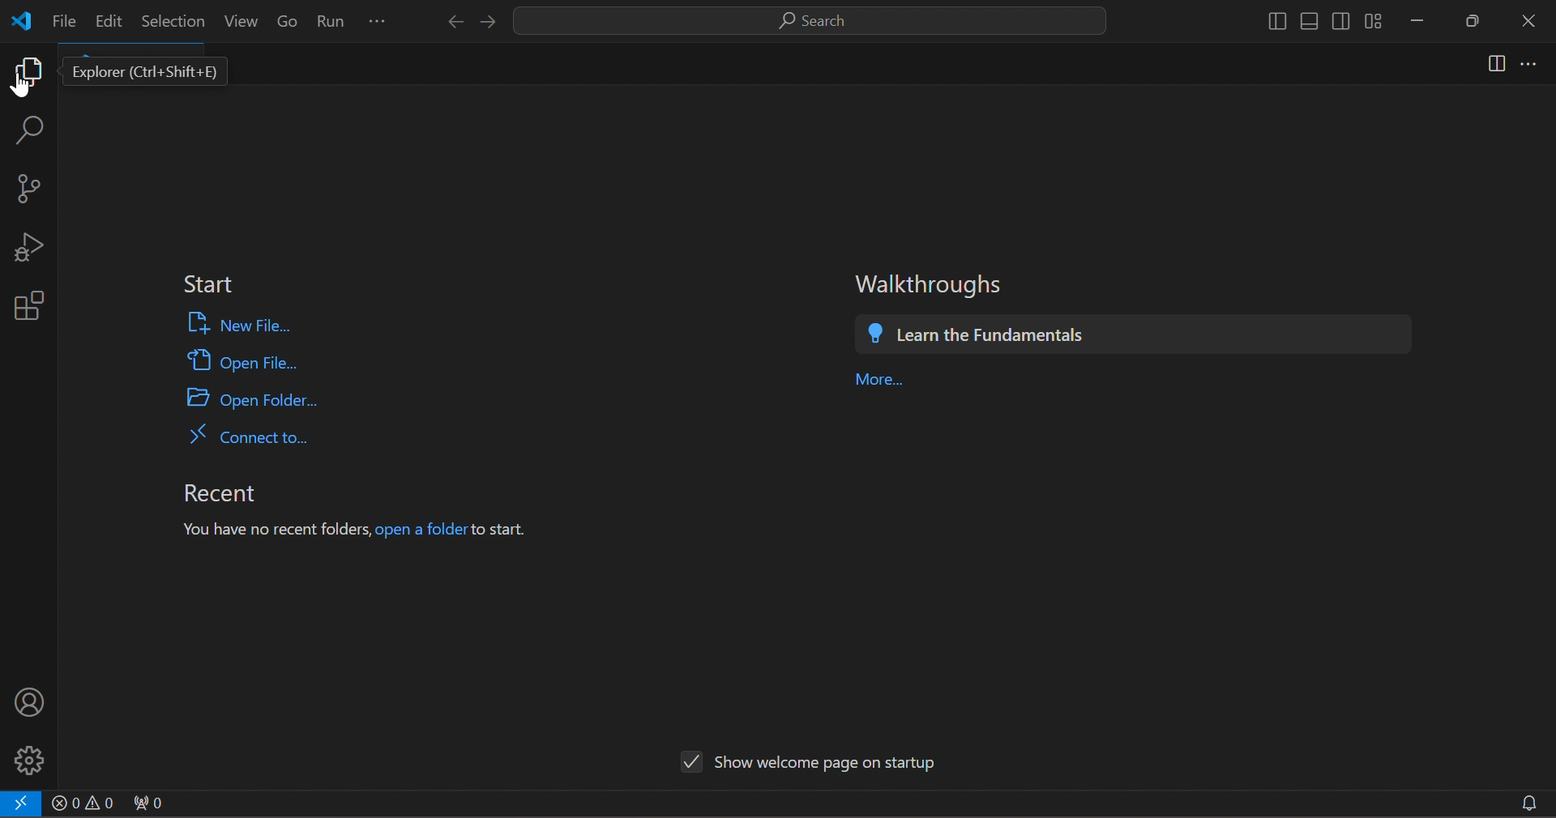 The width and height of the screenshot is (1556, 818). Describe the element at coordinates (32, 70) in the screenshot. I see `copy` at that location.